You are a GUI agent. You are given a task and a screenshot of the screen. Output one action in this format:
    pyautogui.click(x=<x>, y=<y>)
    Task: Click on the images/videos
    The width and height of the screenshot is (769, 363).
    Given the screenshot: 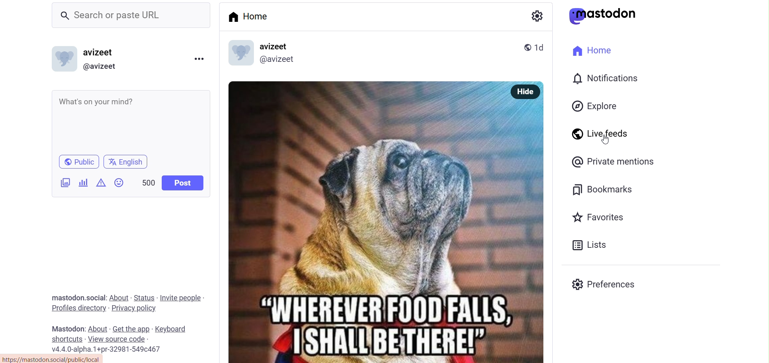 What is the action you would take?
    pyautogui.click(x=65, y=182)
    